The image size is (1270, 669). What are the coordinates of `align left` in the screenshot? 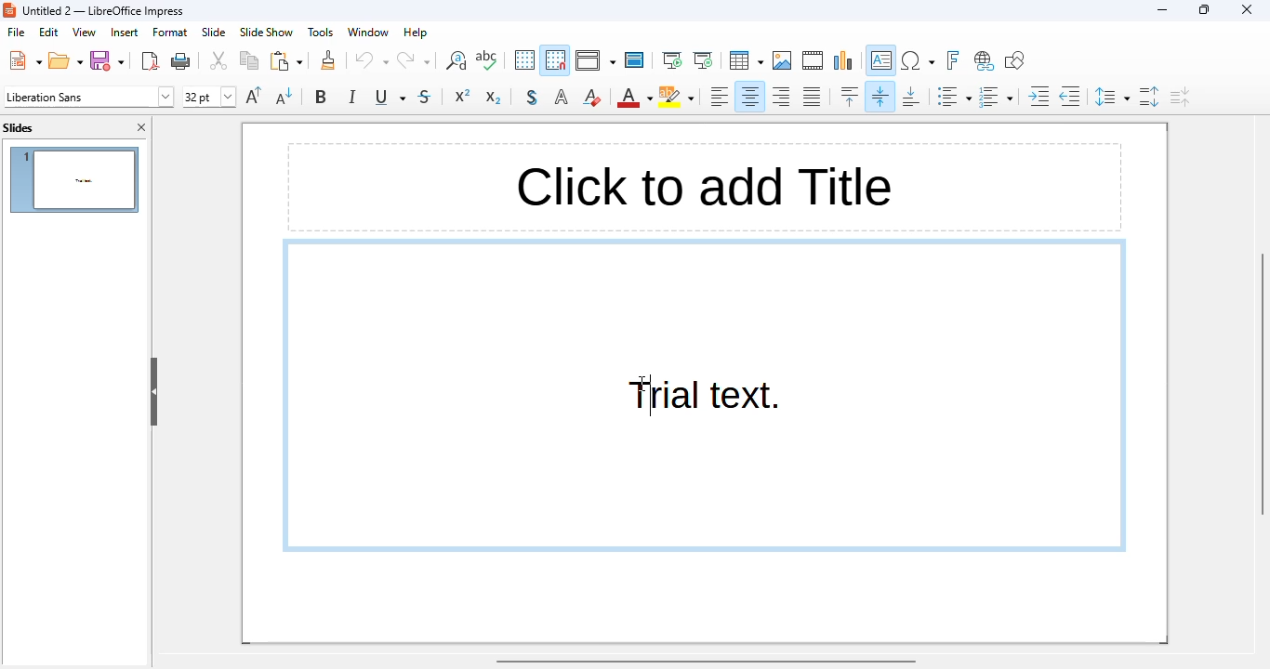 It's located at (718, 96).